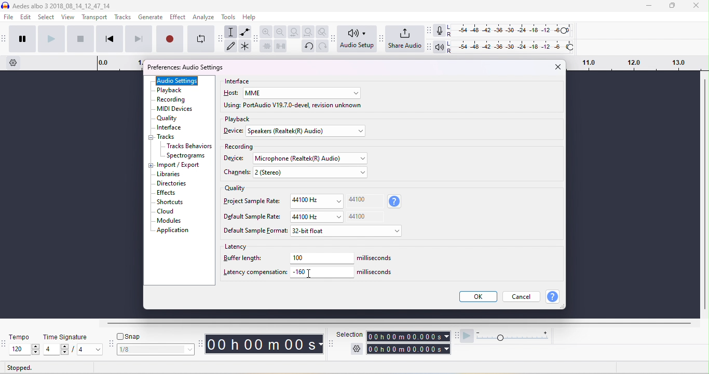 The image size is (709, 374). I want to click on selection toolbar, so click(331, 343).